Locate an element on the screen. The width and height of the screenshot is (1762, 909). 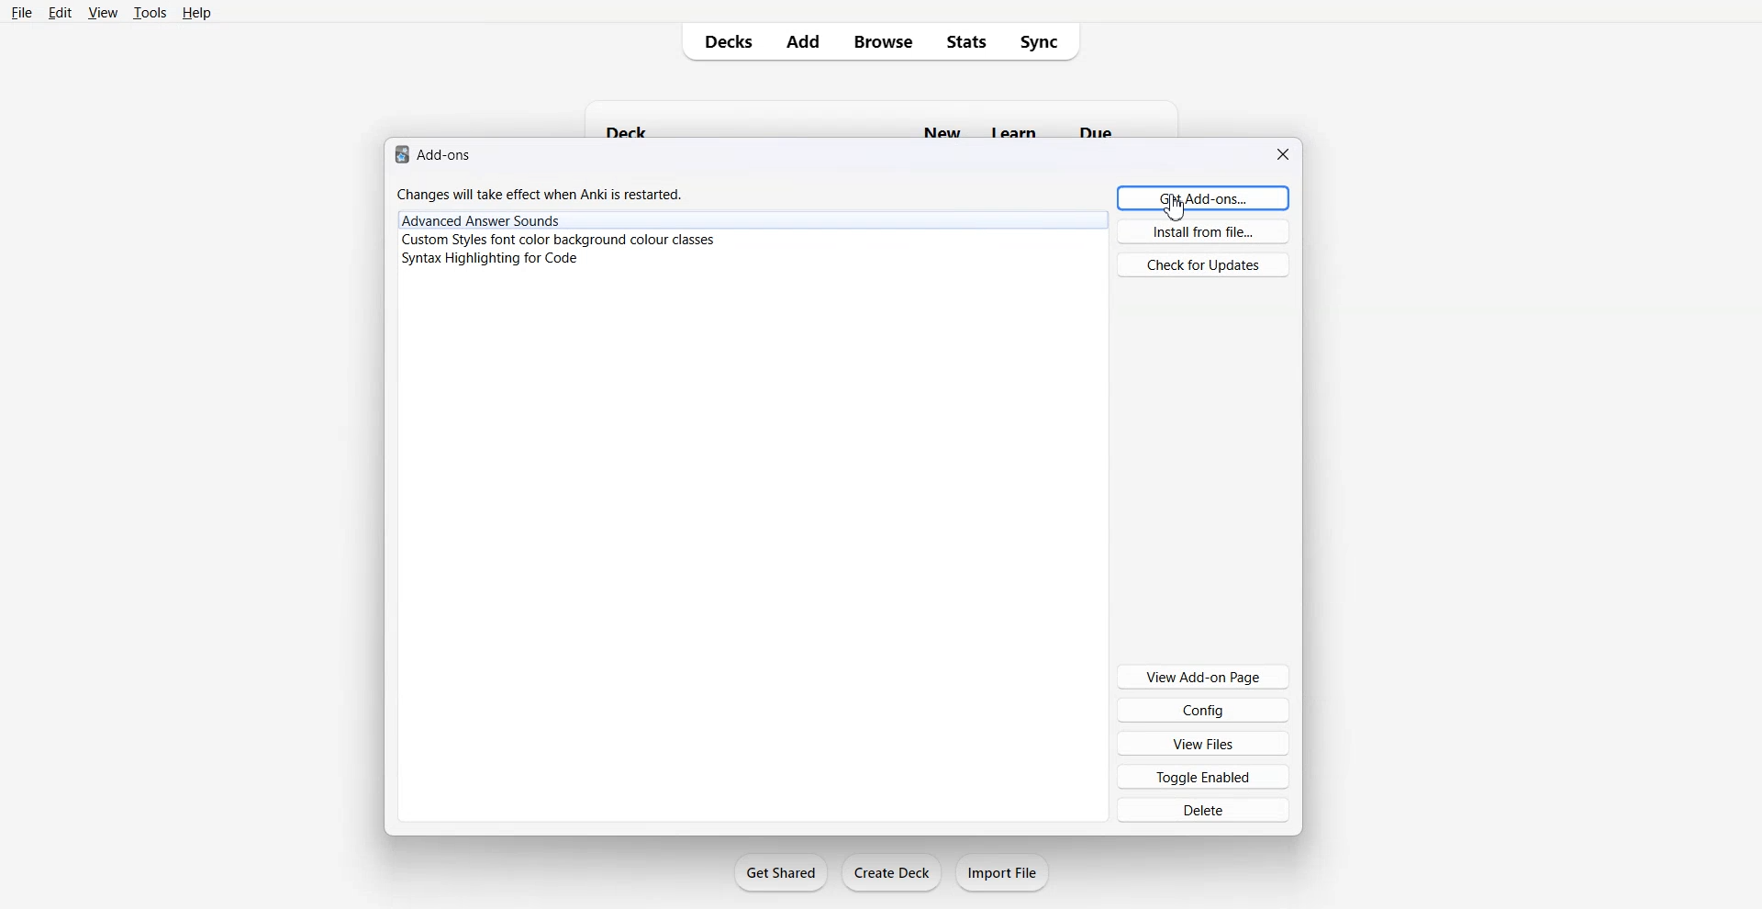
Plugins is located at coordinates (752, 219).